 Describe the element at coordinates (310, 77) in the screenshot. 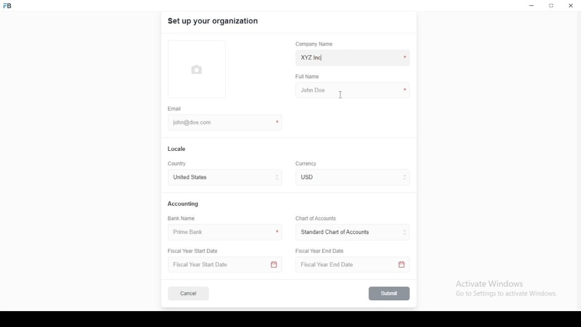

I see `full name` at that location.